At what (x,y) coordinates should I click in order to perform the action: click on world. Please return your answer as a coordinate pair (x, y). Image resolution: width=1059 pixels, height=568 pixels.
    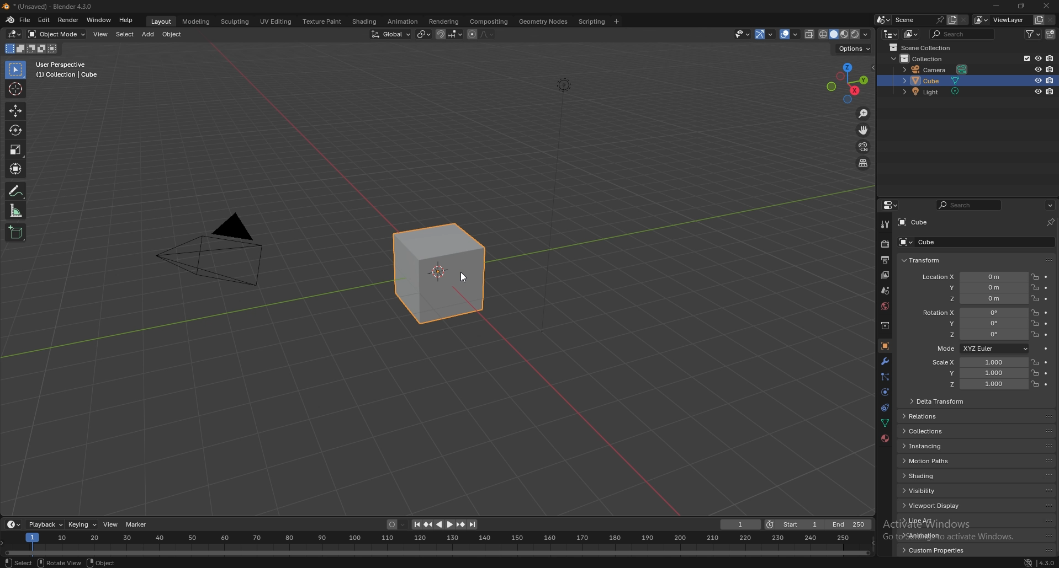
    Looking at the image, I should click on (885, 306).